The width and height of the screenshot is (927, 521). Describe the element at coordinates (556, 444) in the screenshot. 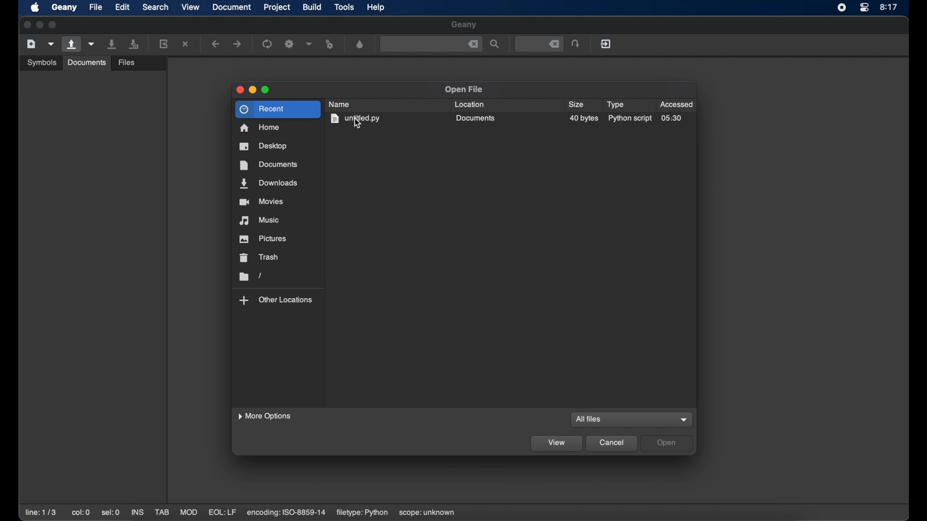

I see `view` at that location.